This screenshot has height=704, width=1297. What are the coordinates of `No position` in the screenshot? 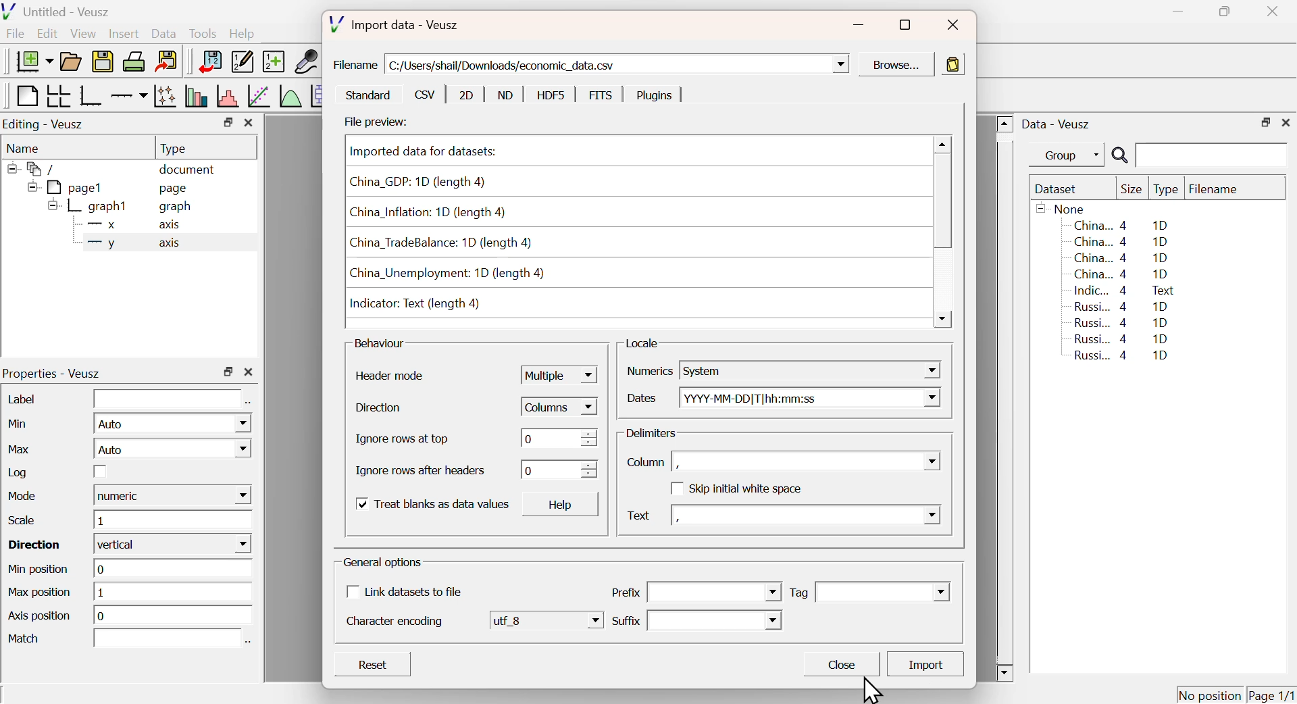 It's located at (1210, 693).